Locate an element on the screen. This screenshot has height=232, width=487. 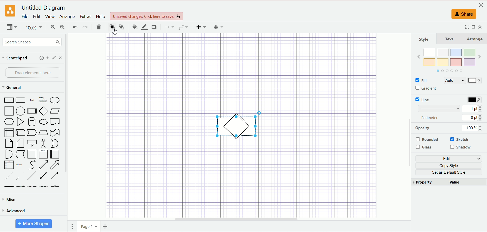
Parallelogram is located at coordinates (55, 111).